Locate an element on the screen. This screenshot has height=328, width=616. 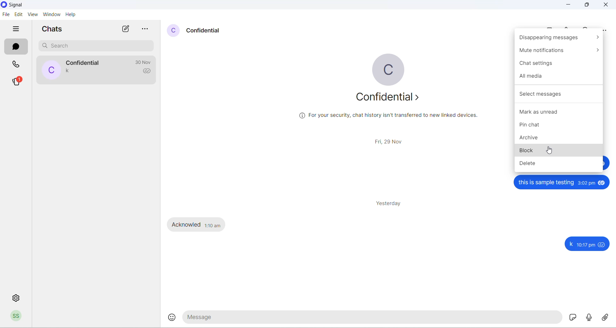
minimize is located at coordinates (570, 6).